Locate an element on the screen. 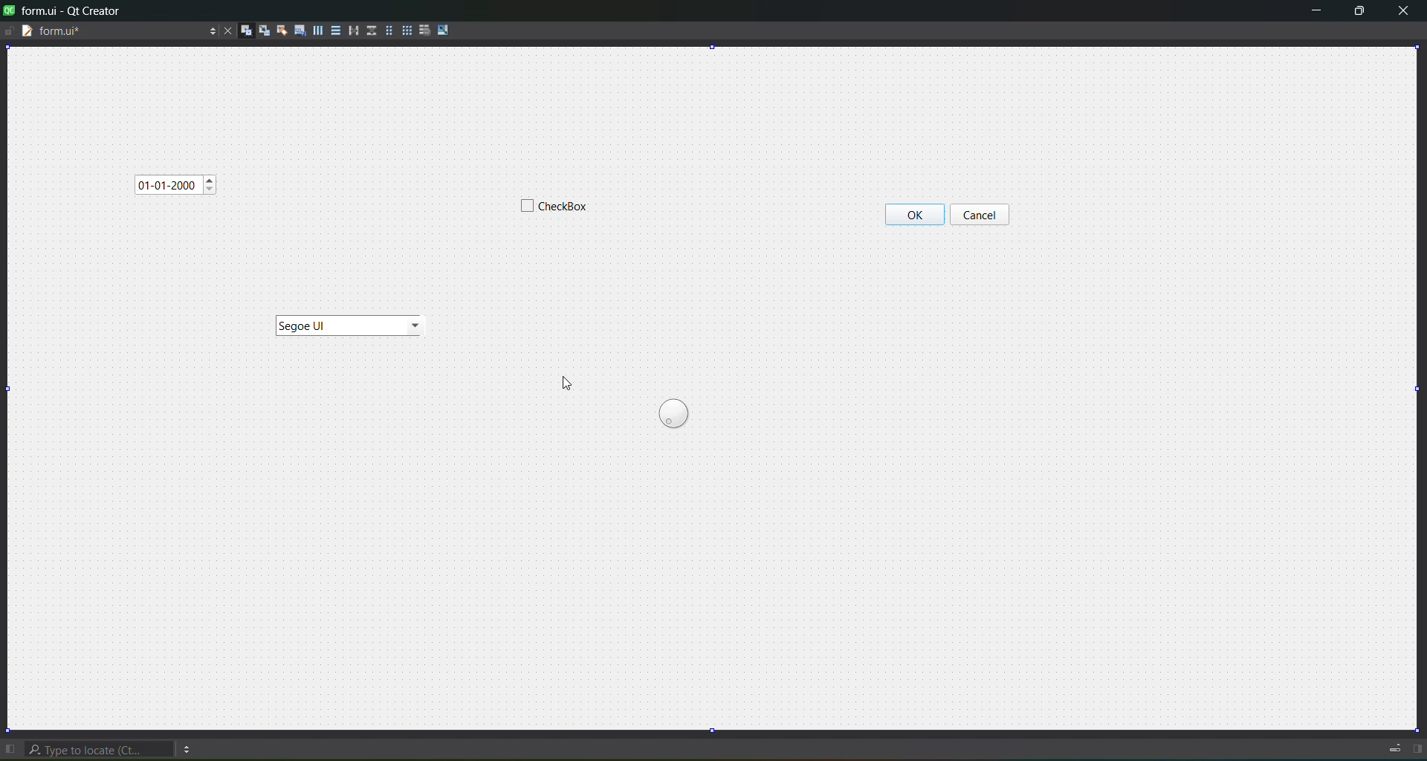 The width and height of the screenshot is (1427, 761). horizontal splitter is located at coordinates (352, 30).